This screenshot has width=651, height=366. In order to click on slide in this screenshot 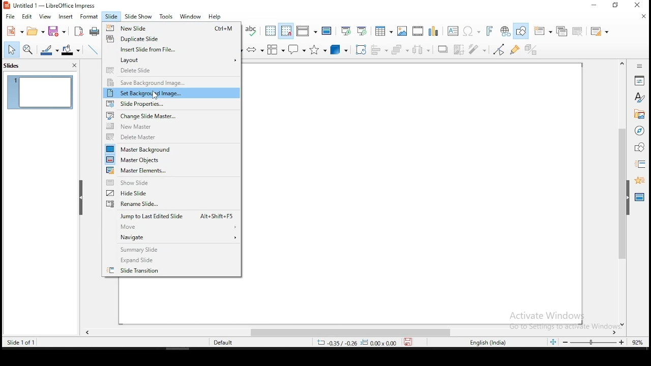, I will do `click(111, 16)`.